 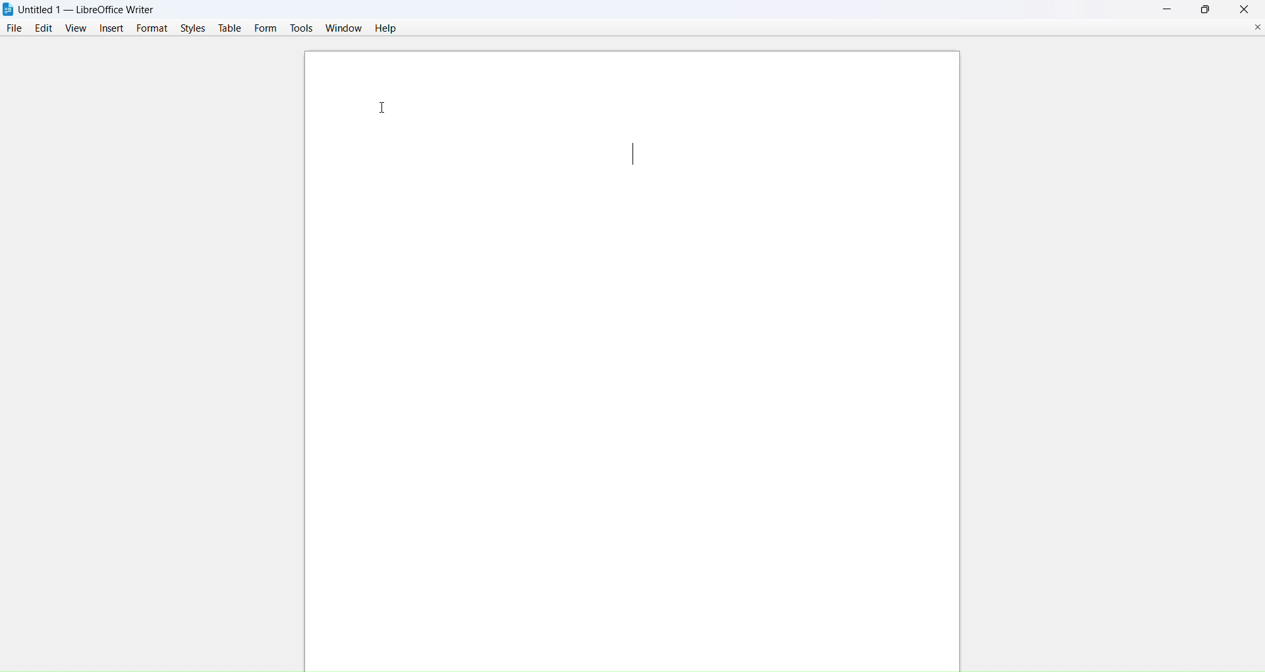 I want to click on styles, so click(x=195, y=28).